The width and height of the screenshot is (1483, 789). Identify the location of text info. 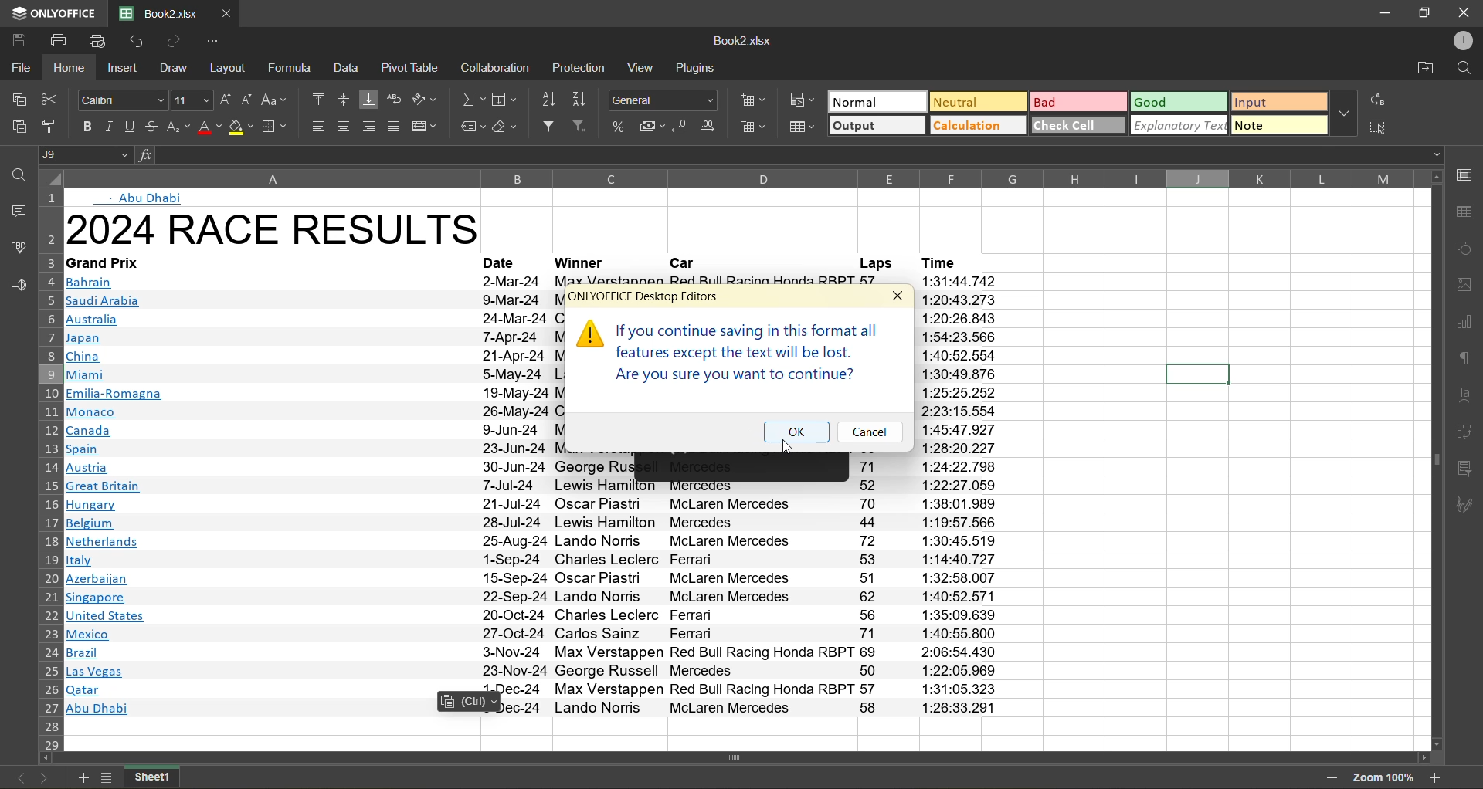
(309, 374).